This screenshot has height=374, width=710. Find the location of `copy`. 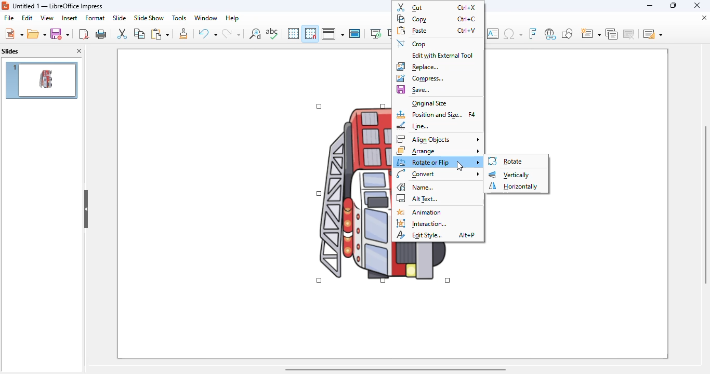

copy is located at coordinates (139, 34).